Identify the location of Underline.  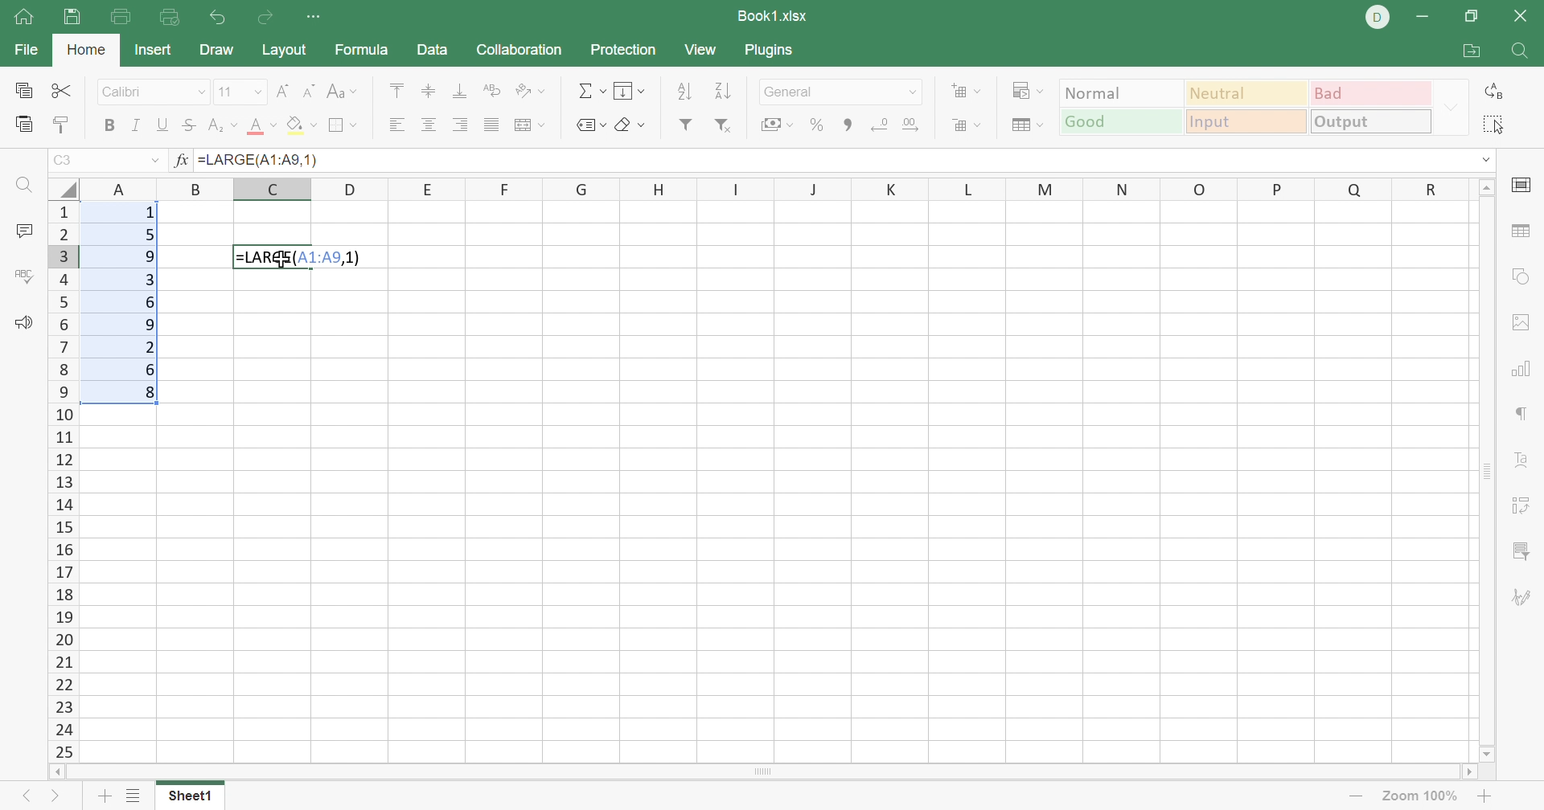
(162, 125).